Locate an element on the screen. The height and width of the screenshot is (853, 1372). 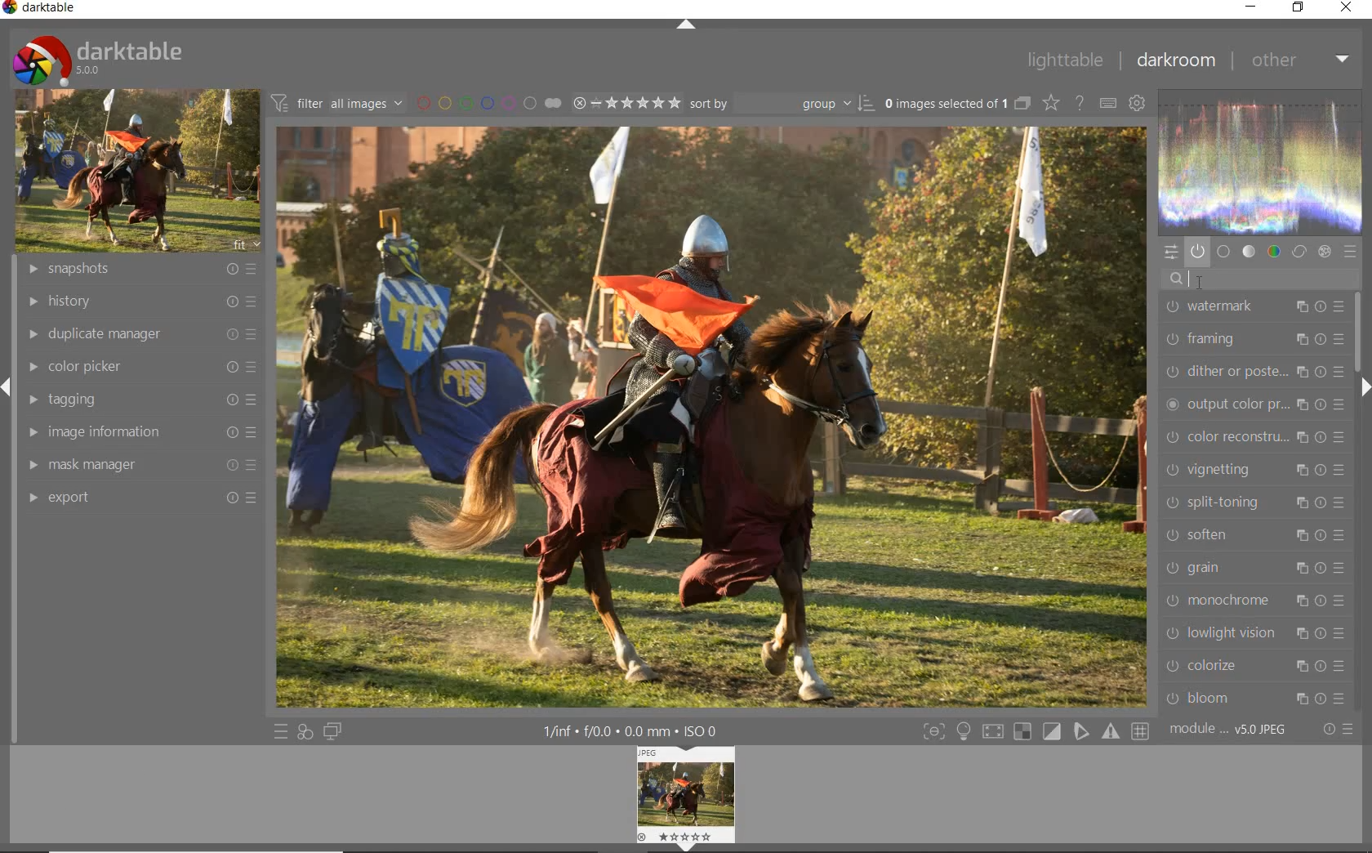
1/fnf f/0.0 0.0 mm ISO 0 is located at coordinates (637, 730).